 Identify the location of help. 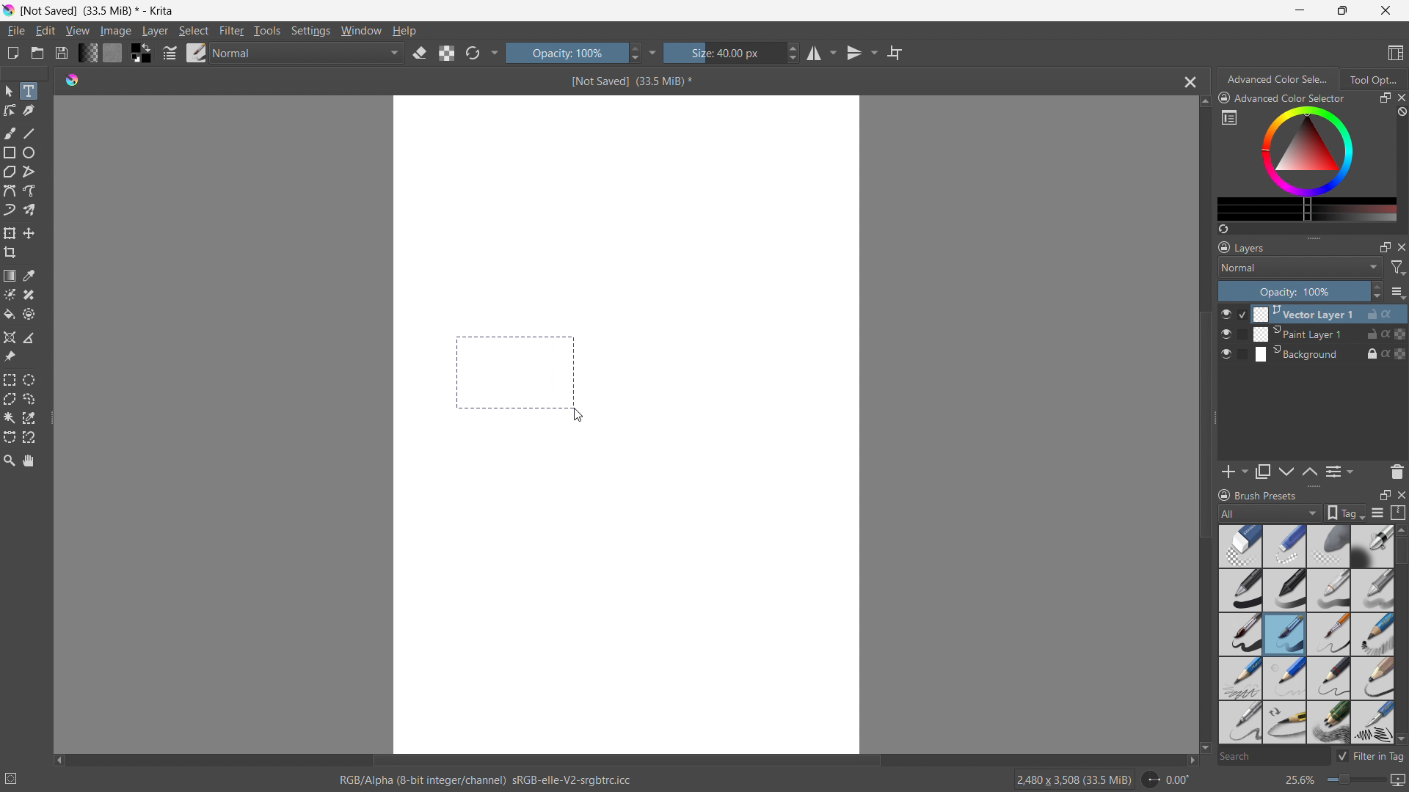
(404, 30).